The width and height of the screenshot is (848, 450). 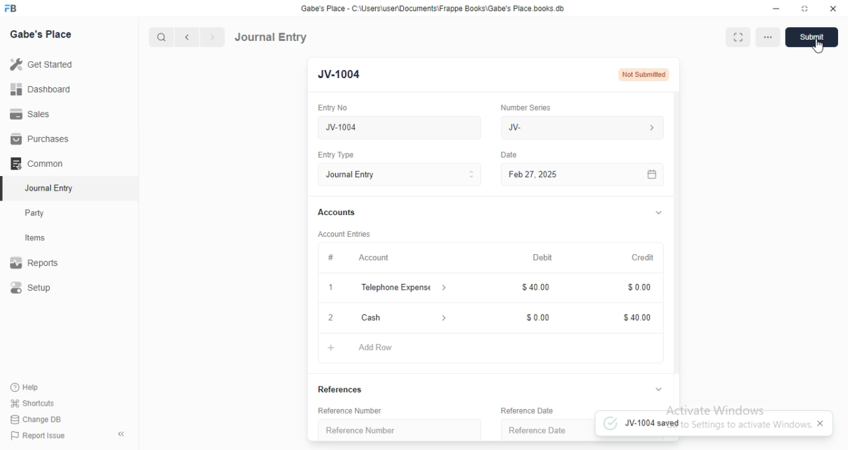 What do you see at coordinates (360, 430) in the screenshot?
I see `‘Reference Number` at bounding box center [360, 430].